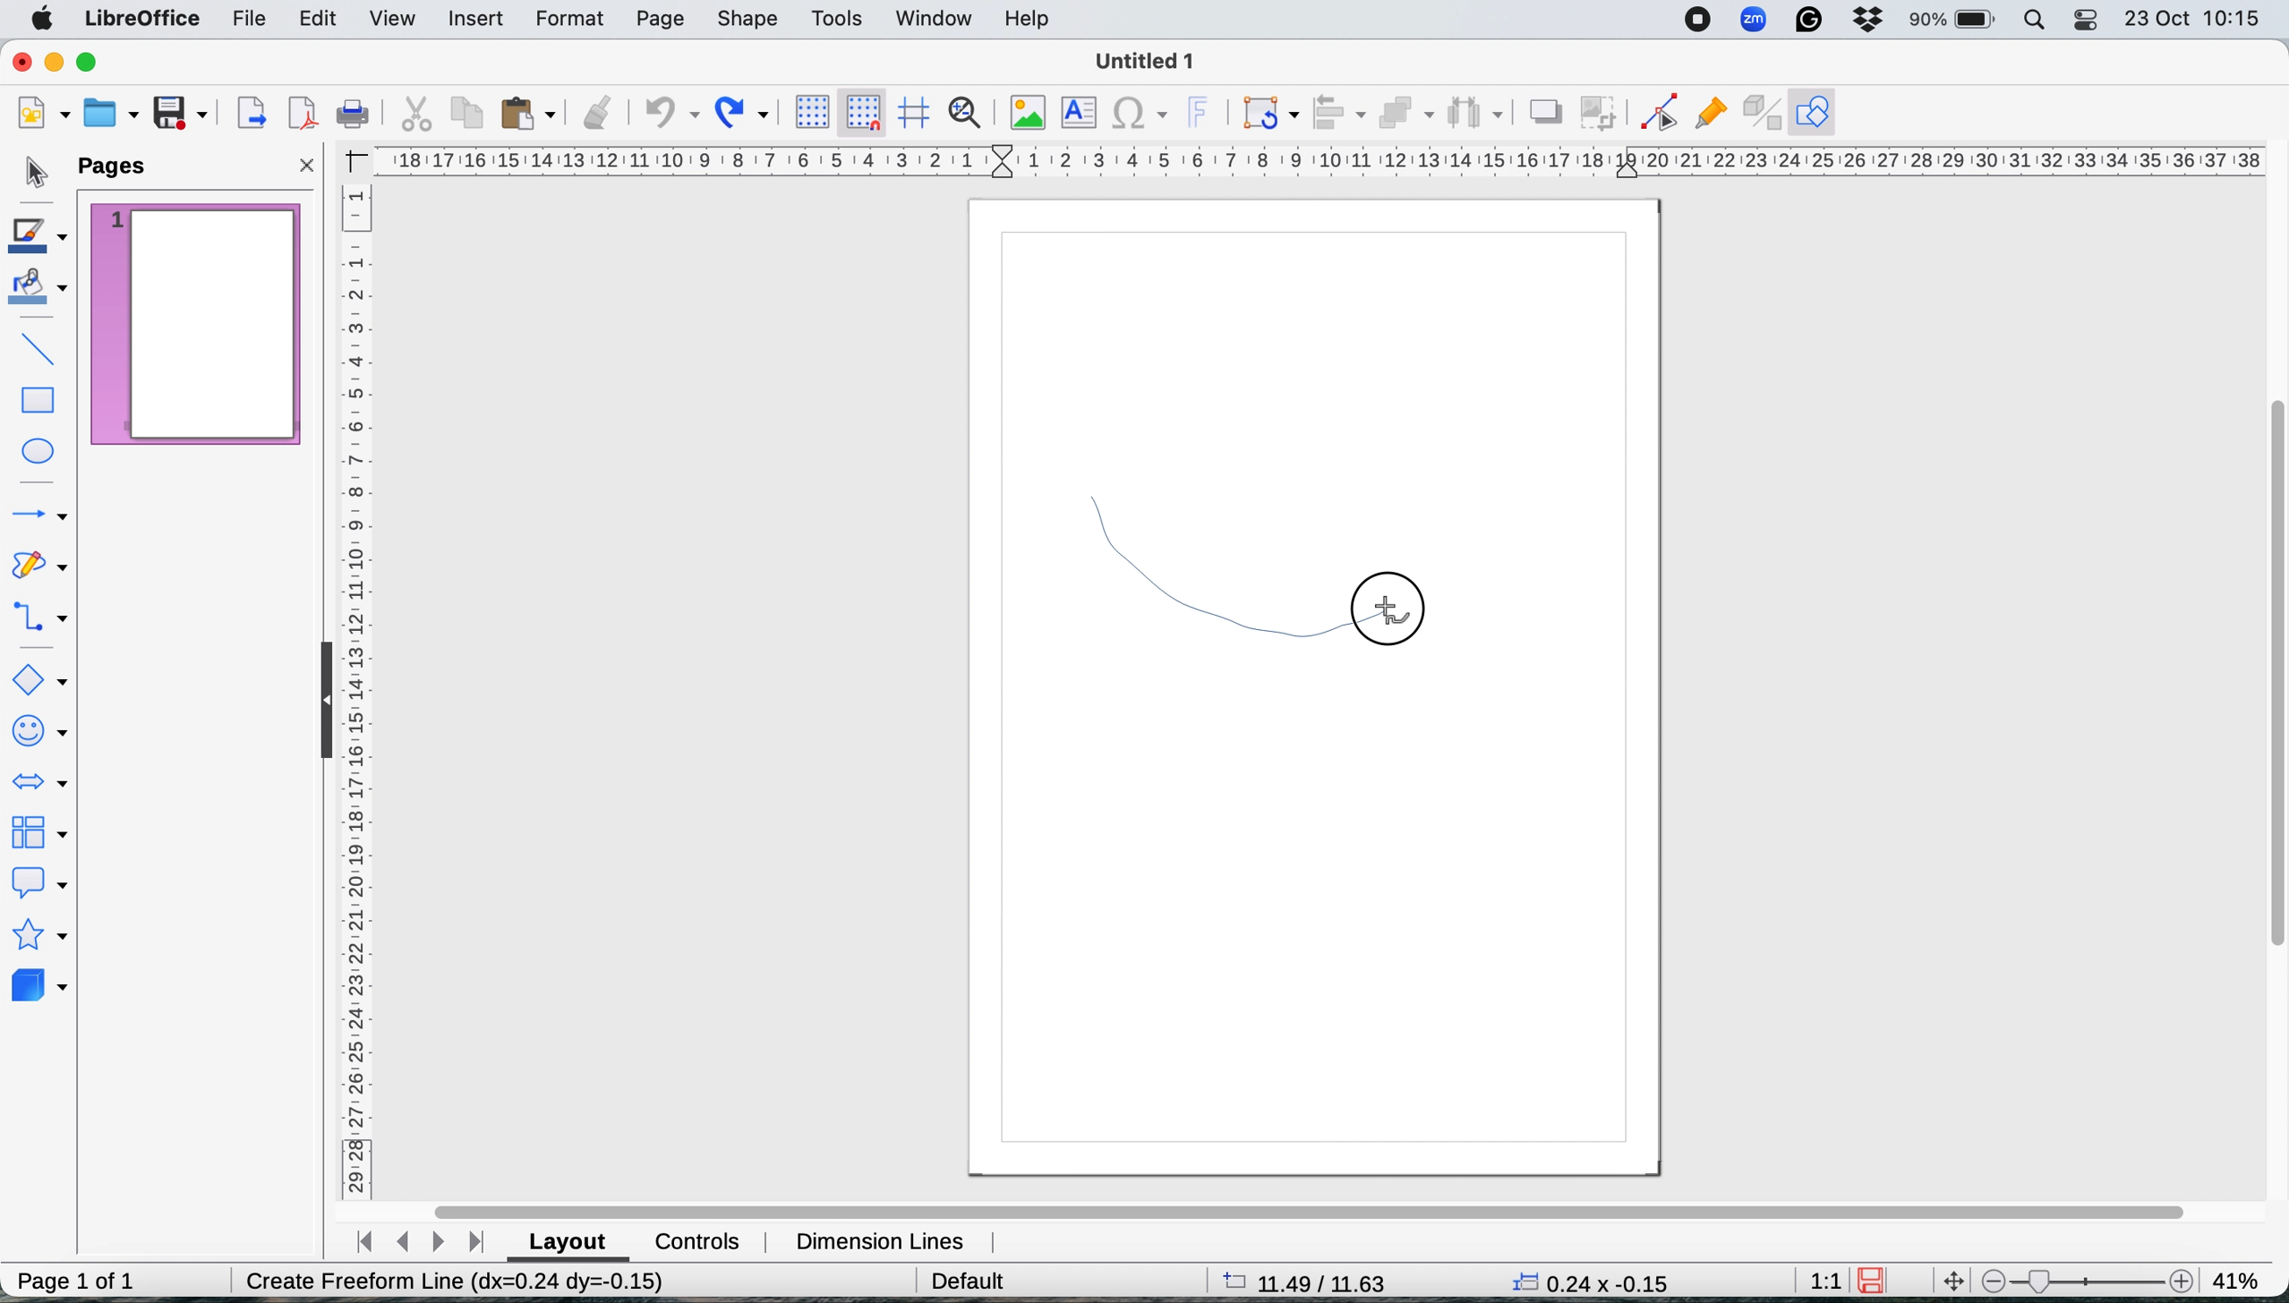 This screenshot has height=1303, width=2289. Describe the element at coordinates (415, 114) in the screenshot. I see `cut` at that location.